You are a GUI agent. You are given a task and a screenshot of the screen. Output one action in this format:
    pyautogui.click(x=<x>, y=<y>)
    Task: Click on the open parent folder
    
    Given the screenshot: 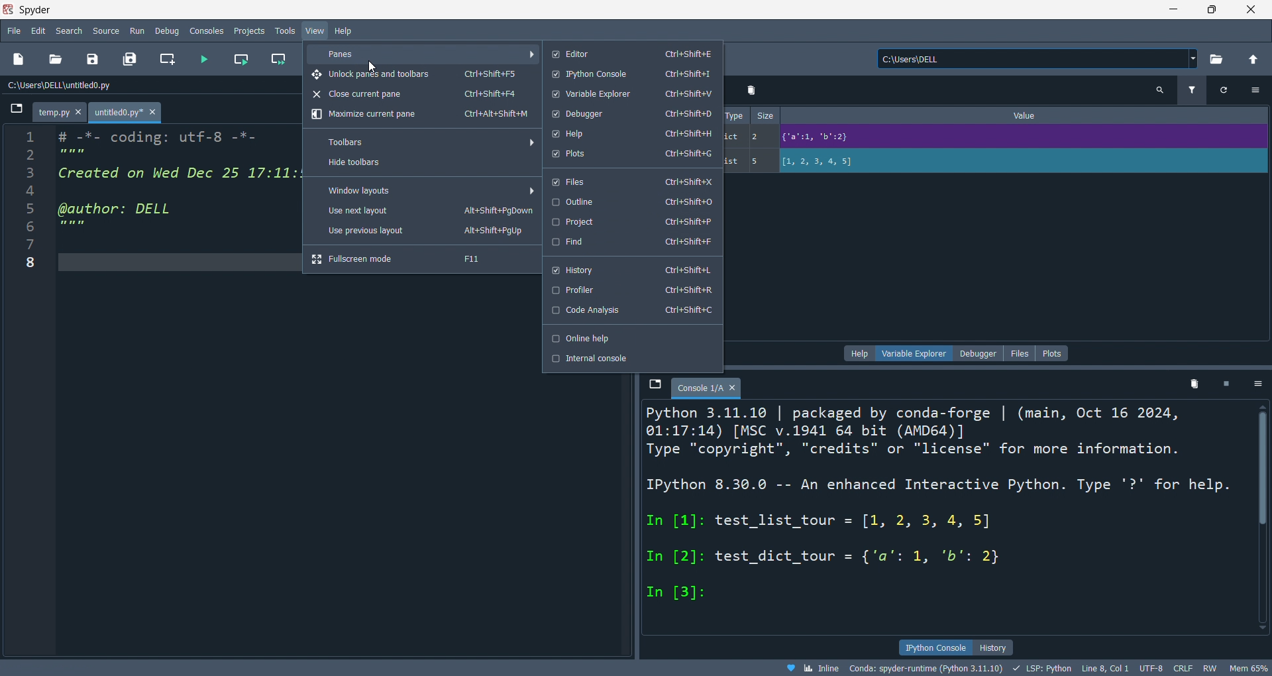 What is the action you would take?
    pyautogui.click(x=1252, y=58)
    